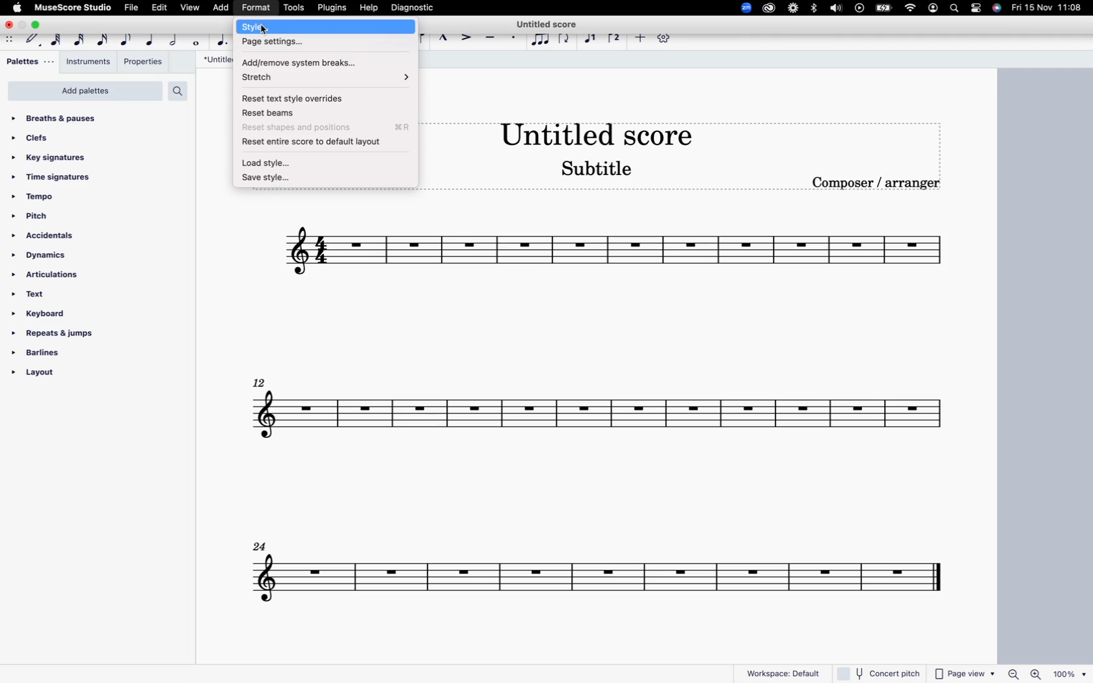  I want to click on add palettes, so click(85, 91).